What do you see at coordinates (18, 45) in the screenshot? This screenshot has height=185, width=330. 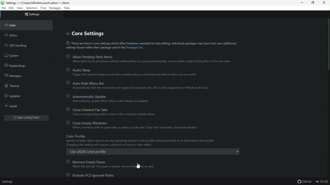 I see `URL handling` at bounding box center [18, 45].